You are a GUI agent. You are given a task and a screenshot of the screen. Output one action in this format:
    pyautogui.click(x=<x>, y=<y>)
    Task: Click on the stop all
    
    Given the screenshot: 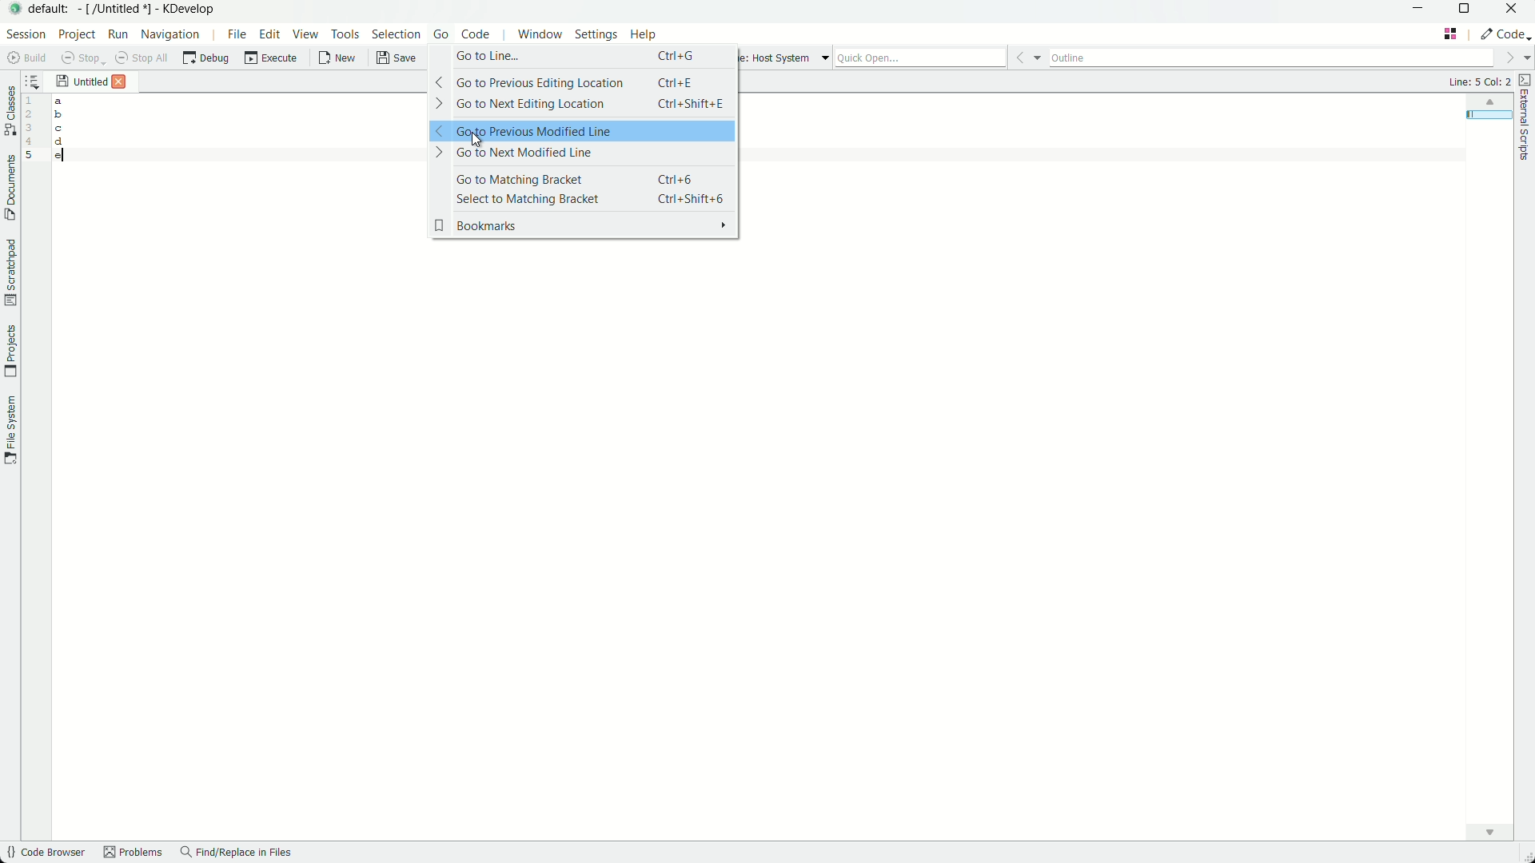 What is the action you would take?
    pyautogui.click(x=141, y=59)
    